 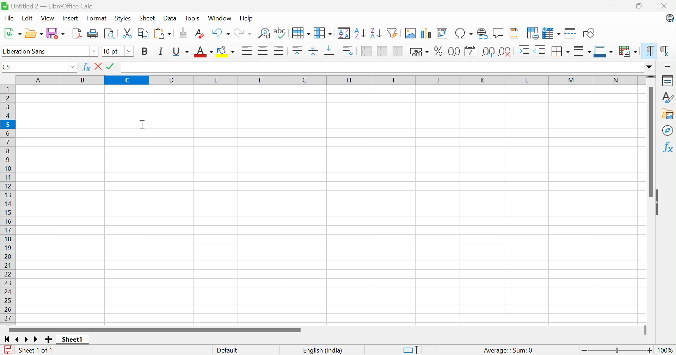 What do you see at coordinates (350, 51) in the screenshot?
I see `Wrap text` at bounding box center [350, 51].